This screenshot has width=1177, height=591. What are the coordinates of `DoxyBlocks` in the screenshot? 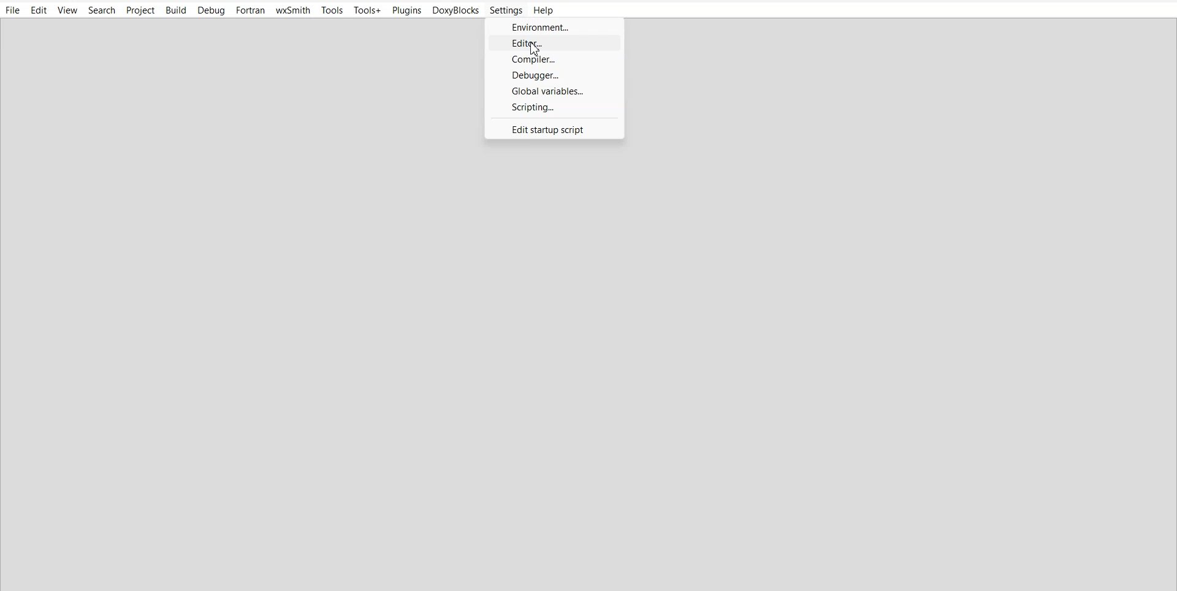 It's located at (456, 10).